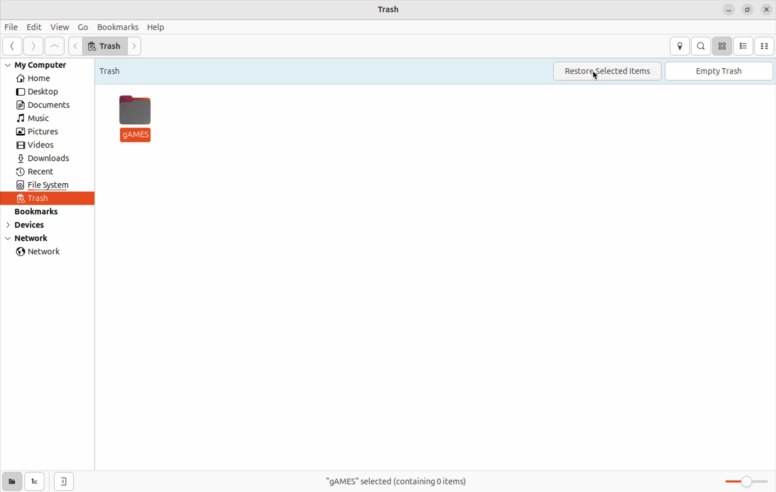 This screenshot has width=776, height=492. What do you see at coordinates (60, 28) in the screenshot?
I see `view` at bounding box center [60, 28].